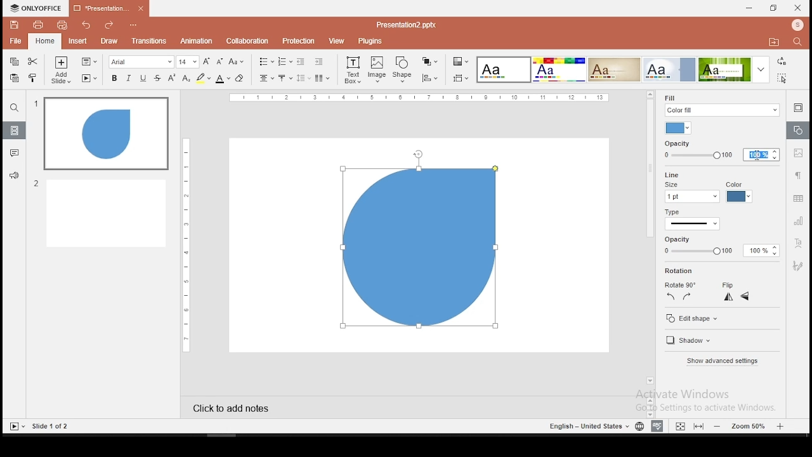 The width and height of the screenshot is (812, 457). Describe the element at coordinates (141, 62) in the screenshot. I see `font` at that location.